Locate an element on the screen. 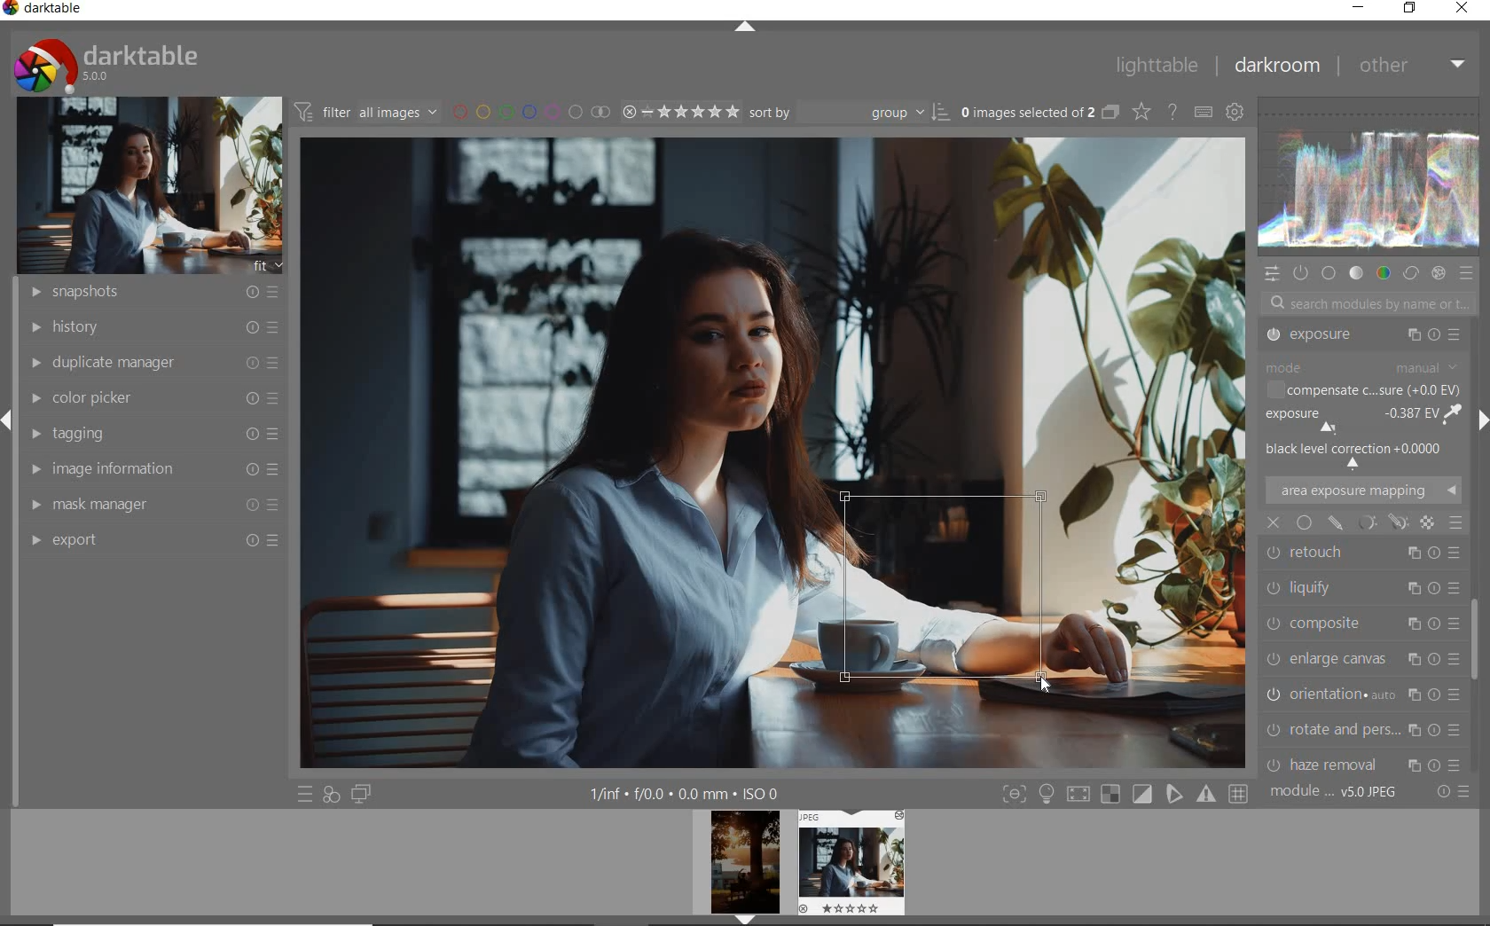 The height and width of the screenshot is (926, 1490). MINIMIZE is located at coordinates (1355, 7).